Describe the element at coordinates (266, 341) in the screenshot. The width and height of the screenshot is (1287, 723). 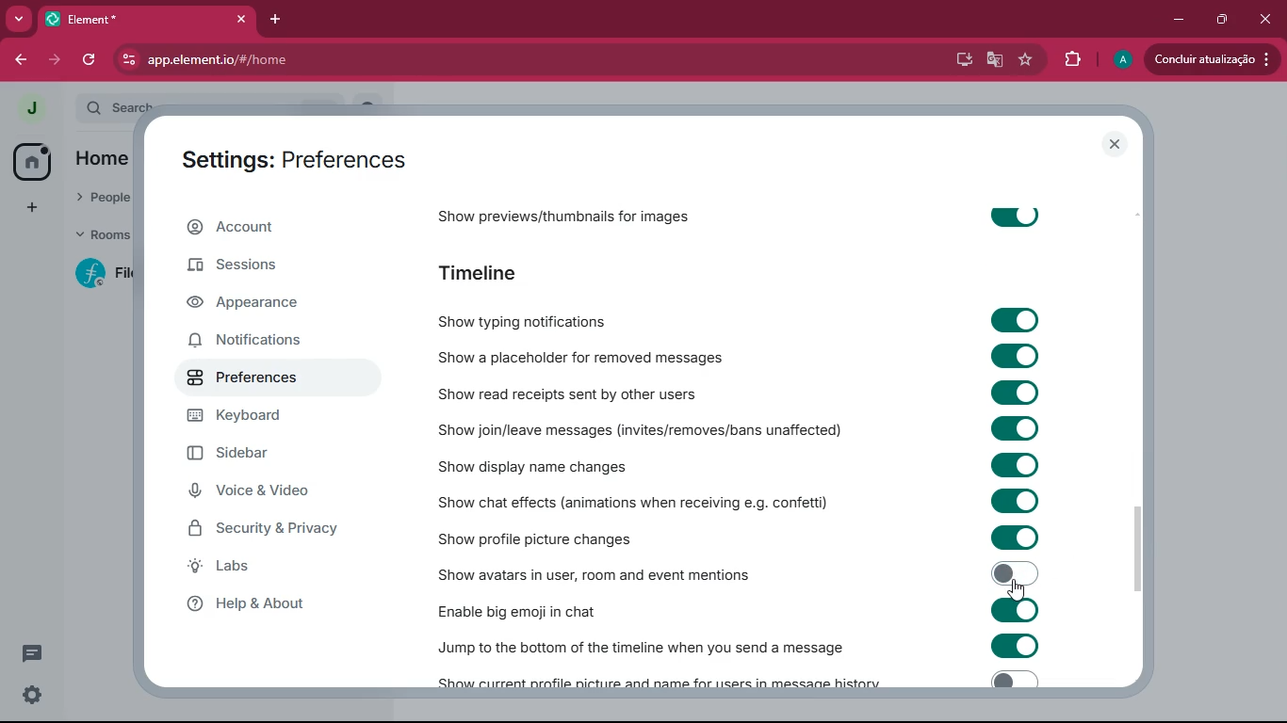
I see `notifications` at that location.